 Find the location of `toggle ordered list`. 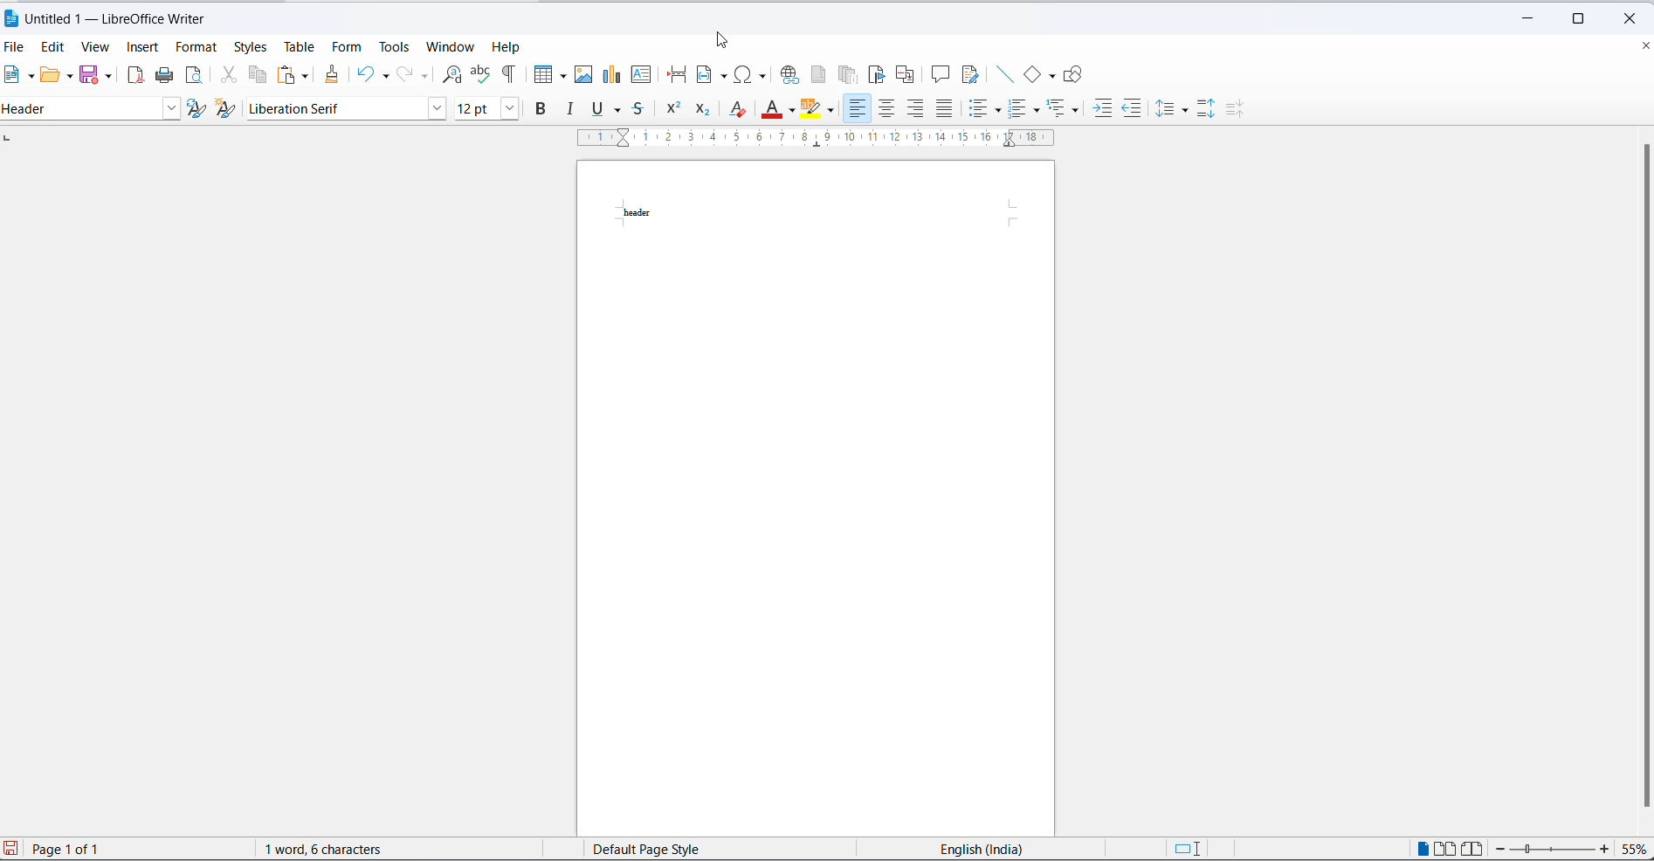

toggle ordered list is located at coordinates (1021, 108).